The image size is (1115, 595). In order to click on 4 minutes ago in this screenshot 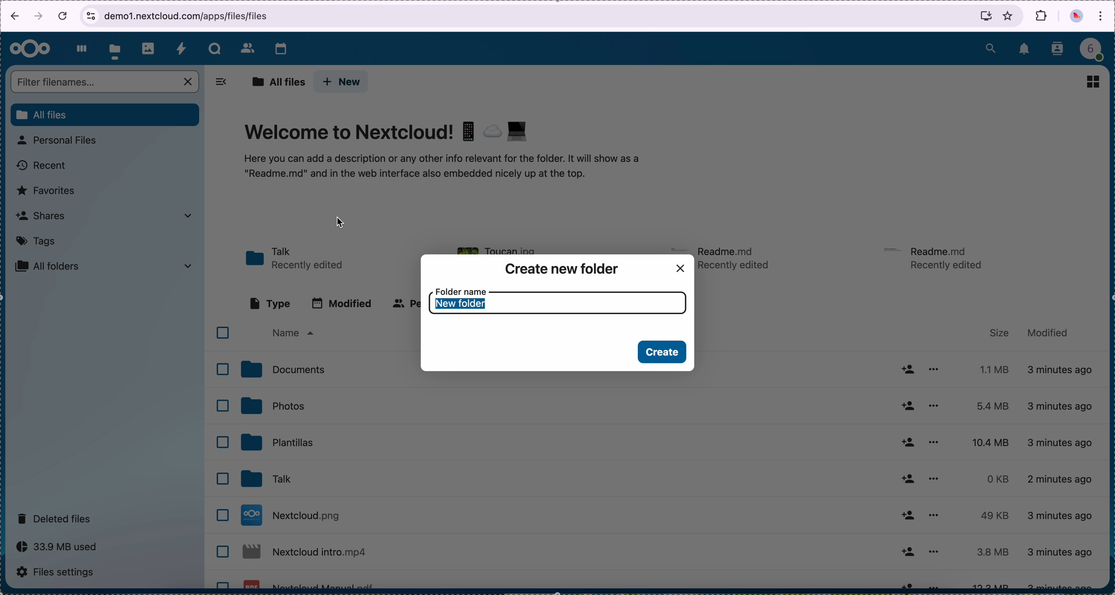, I will do `click(1061, 482)`.